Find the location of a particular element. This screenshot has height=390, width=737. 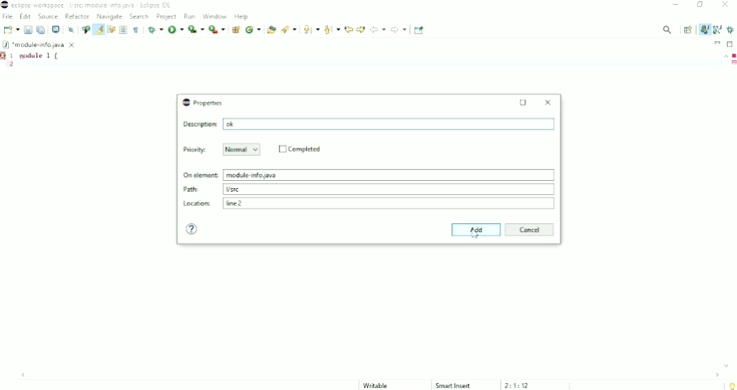

Toggle breadcrumb is located at coordinates (85, 30).